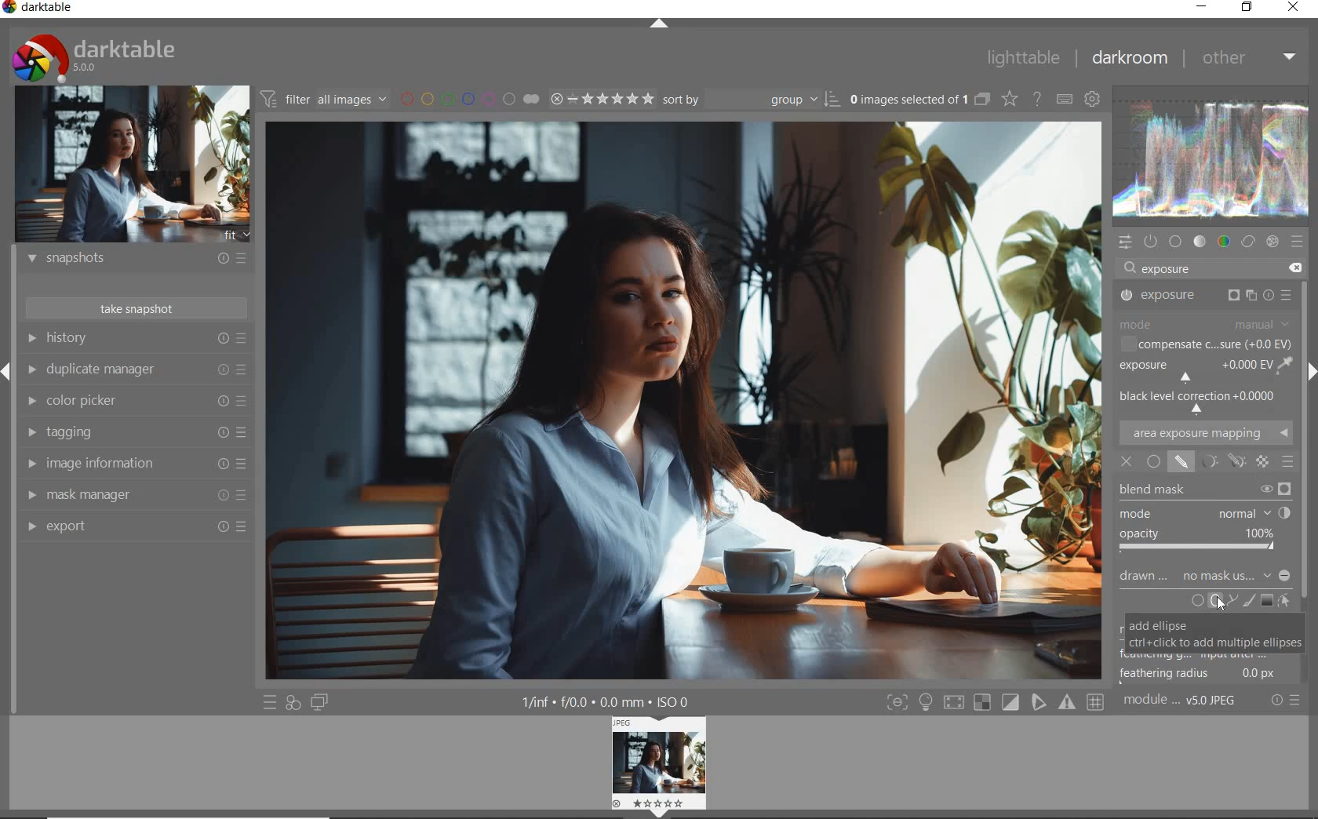  What do you see at coordinates (1213, 159) in the screenshot?
I see `waveform` at bounding box center [1213, 159].